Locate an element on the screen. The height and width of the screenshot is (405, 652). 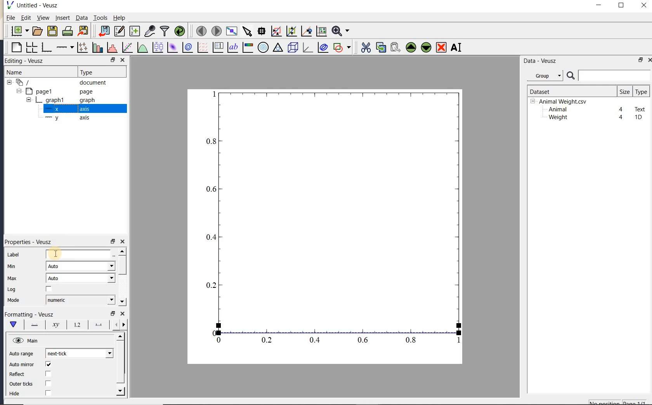
edit and enter new datasets is located at coordinates (119, 31).